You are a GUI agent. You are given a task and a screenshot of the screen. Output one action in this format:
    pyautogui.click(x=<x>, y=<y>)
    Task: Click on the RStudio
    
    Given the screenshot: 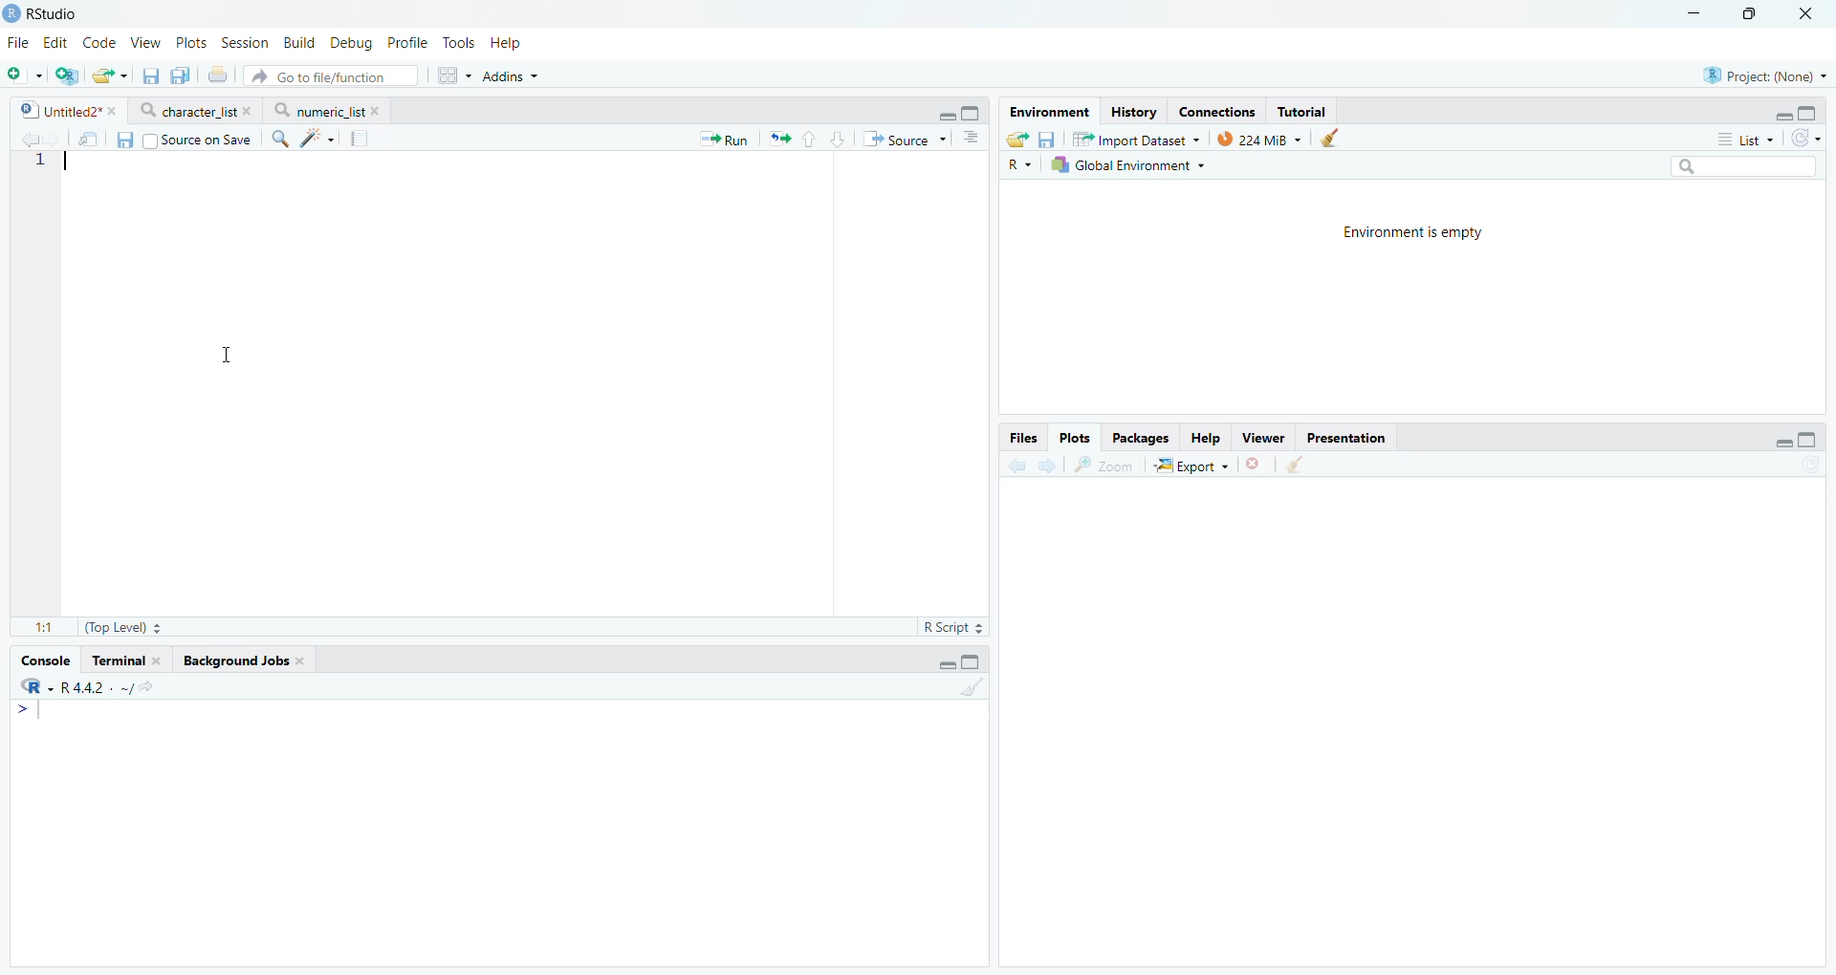 What is the action you would take?
    pyautogui.click(x=43, y=13)
    